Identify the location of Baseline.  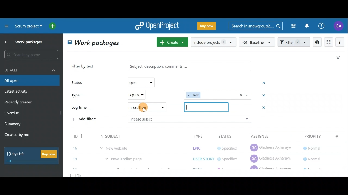
(257, 42).